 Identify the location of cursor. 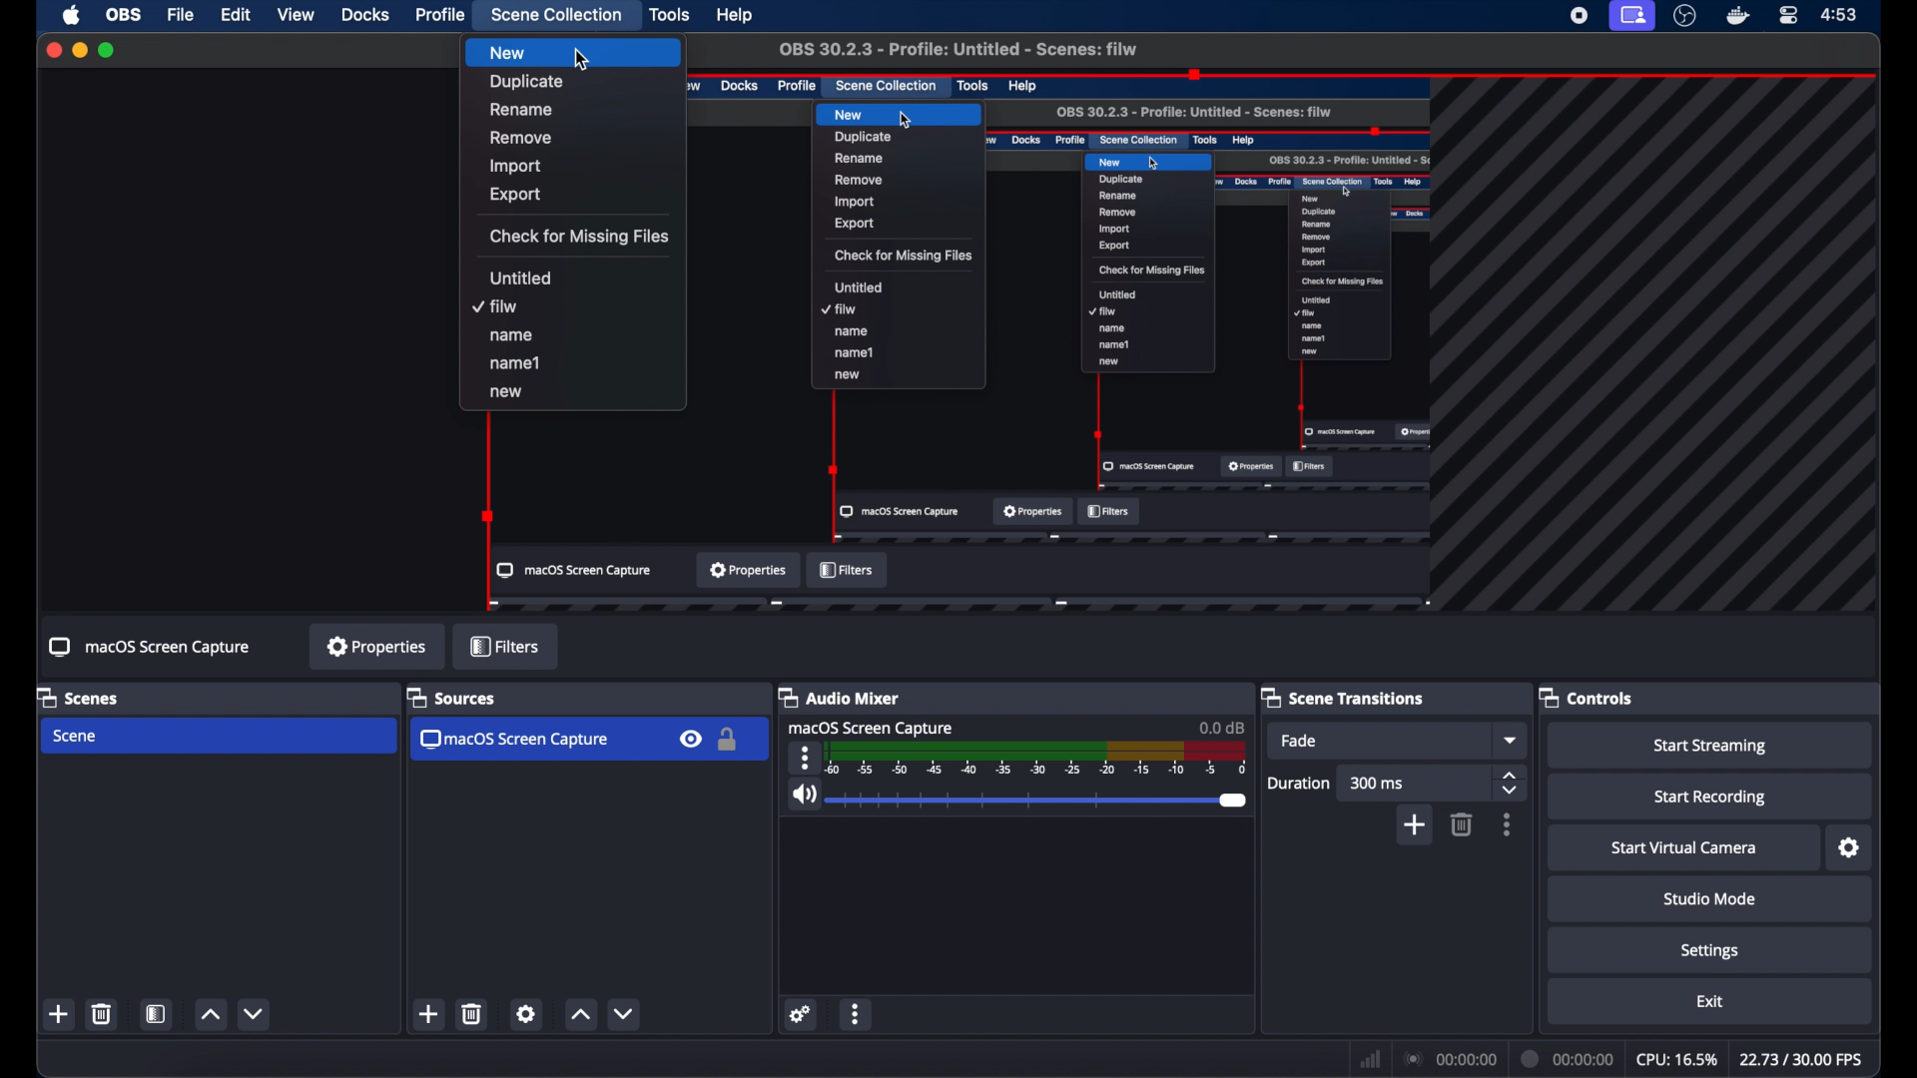
(584, 58).